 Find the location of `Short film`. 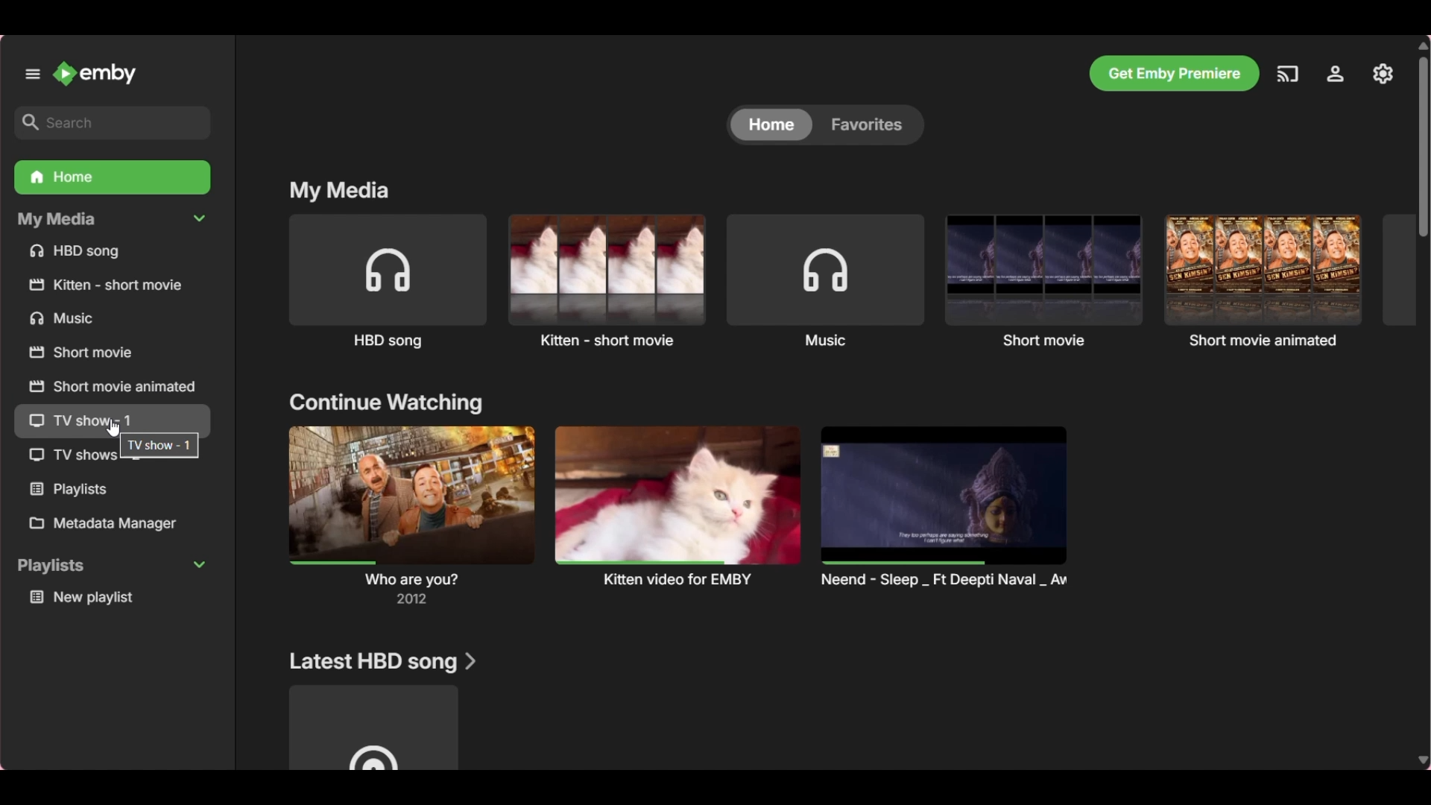

Short film is located at coordinates (113, 285).